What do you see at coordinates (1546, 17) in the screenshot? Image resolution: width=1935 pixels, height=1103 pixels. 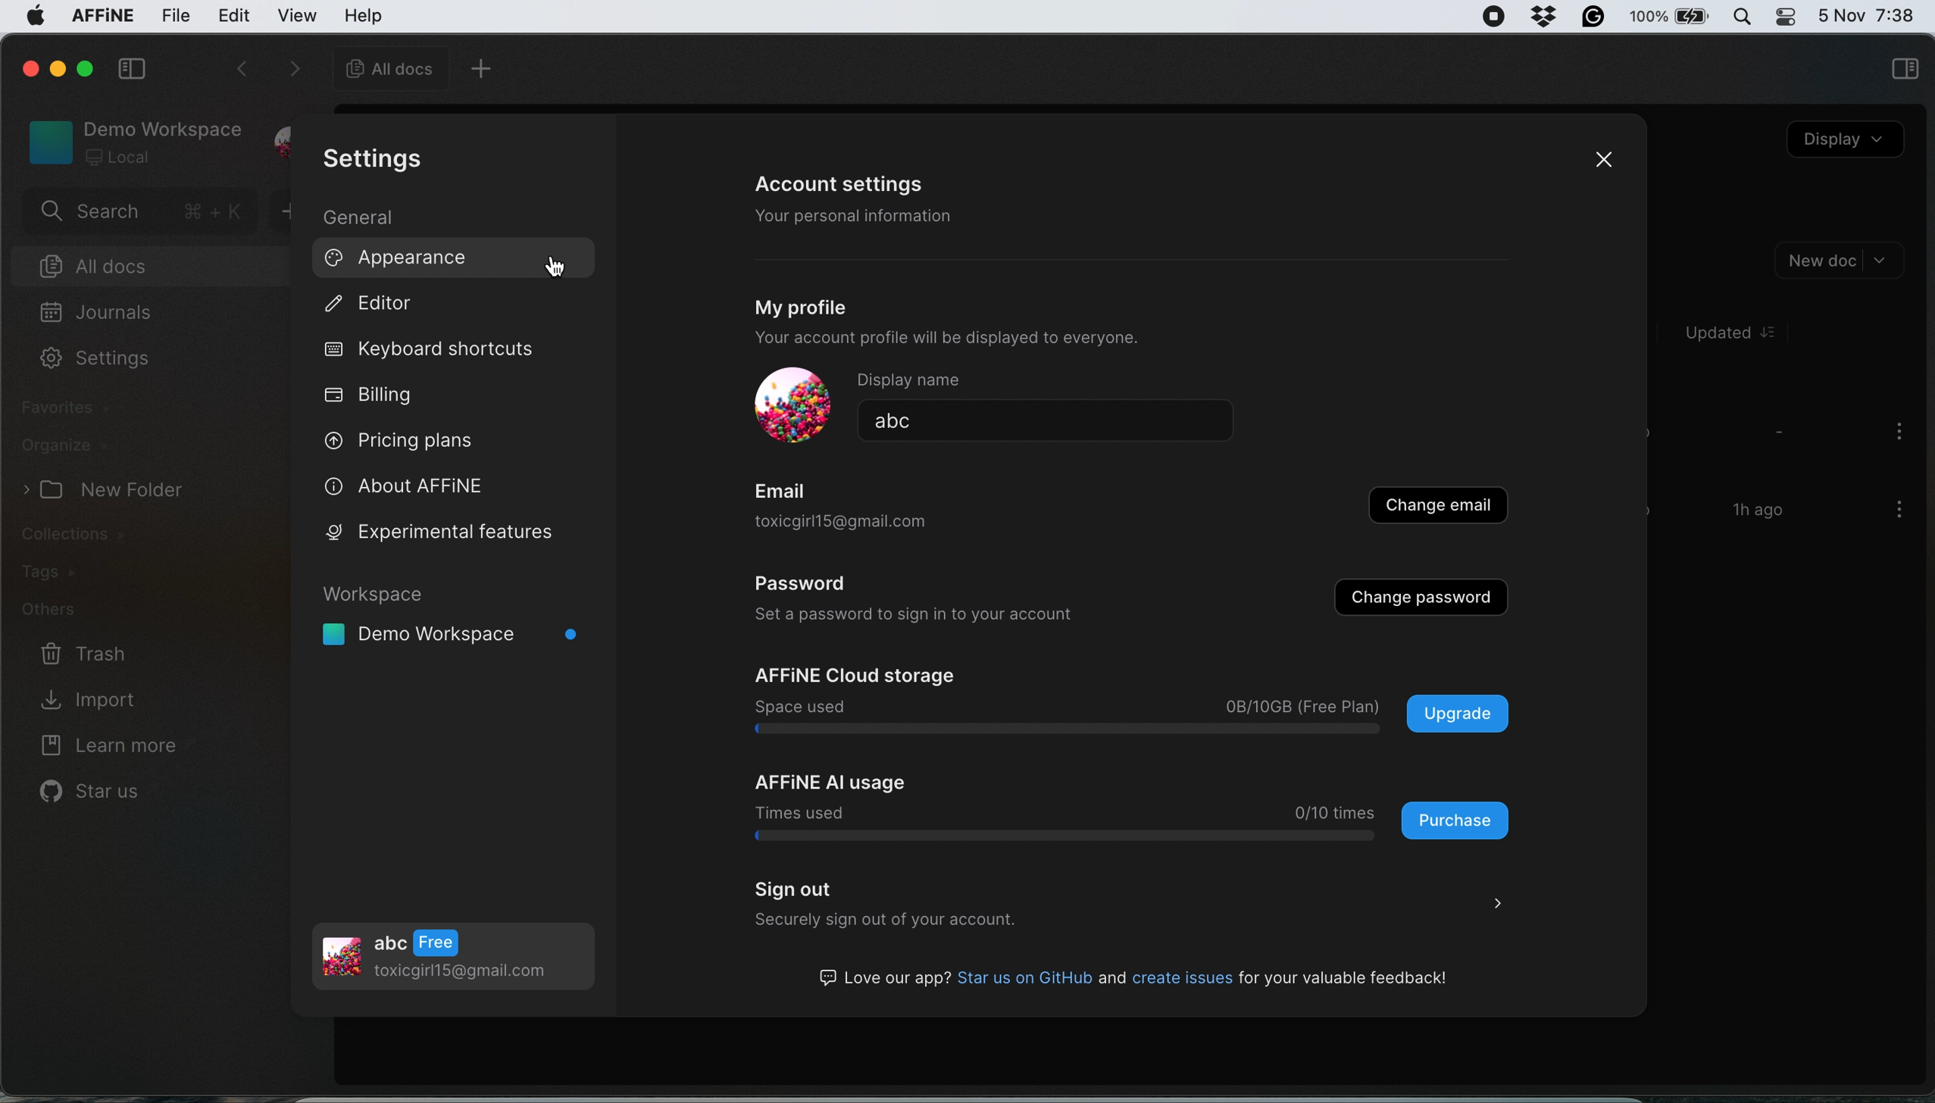 I see `dropbox` at bounding box center [1546, 17].